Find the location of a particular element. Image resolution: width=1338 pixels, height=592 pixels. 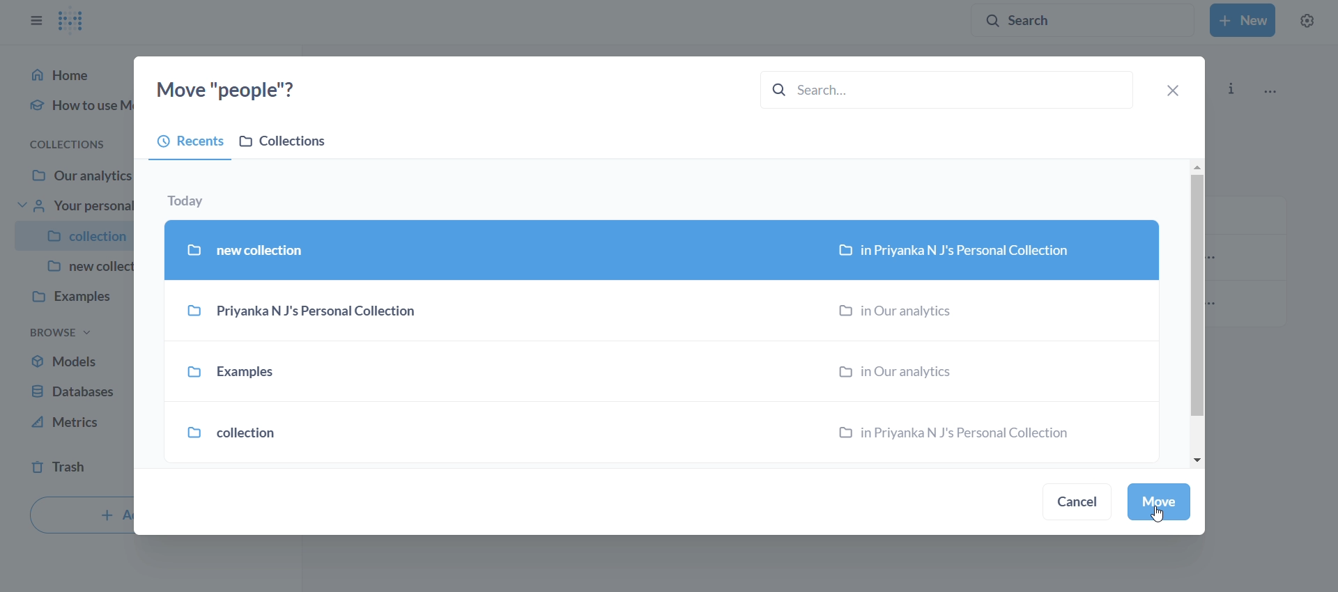

today is located at coordinates (195, 199).